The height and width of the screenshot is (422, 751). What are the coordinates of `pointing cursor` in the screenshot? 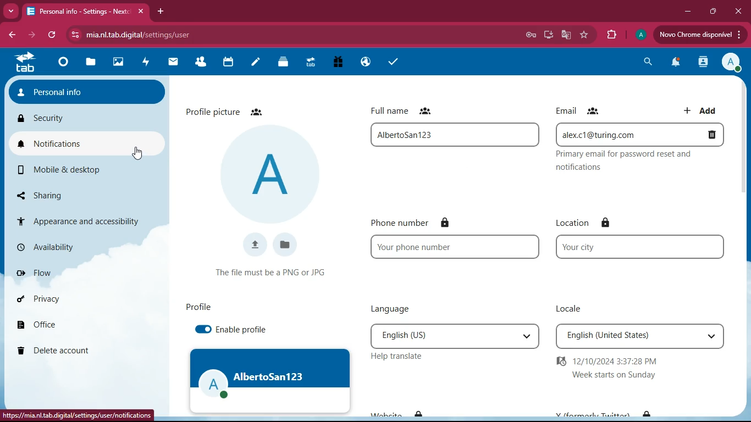 It's located at (139, 153).